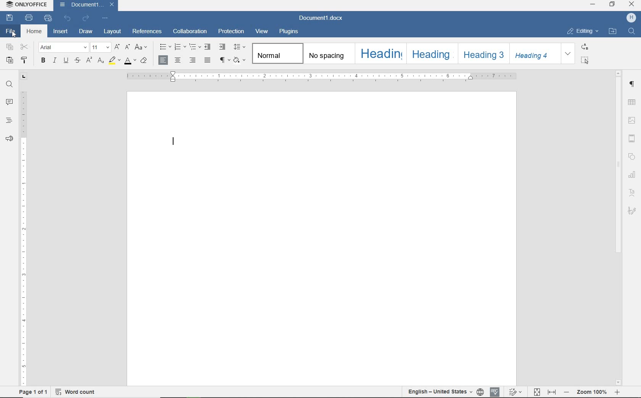 This screenshot has width=641, height=398. What do you see at coordinates (195, 47) in the screenshot?
I see `multilevel list` at bounding box center [195, 47].